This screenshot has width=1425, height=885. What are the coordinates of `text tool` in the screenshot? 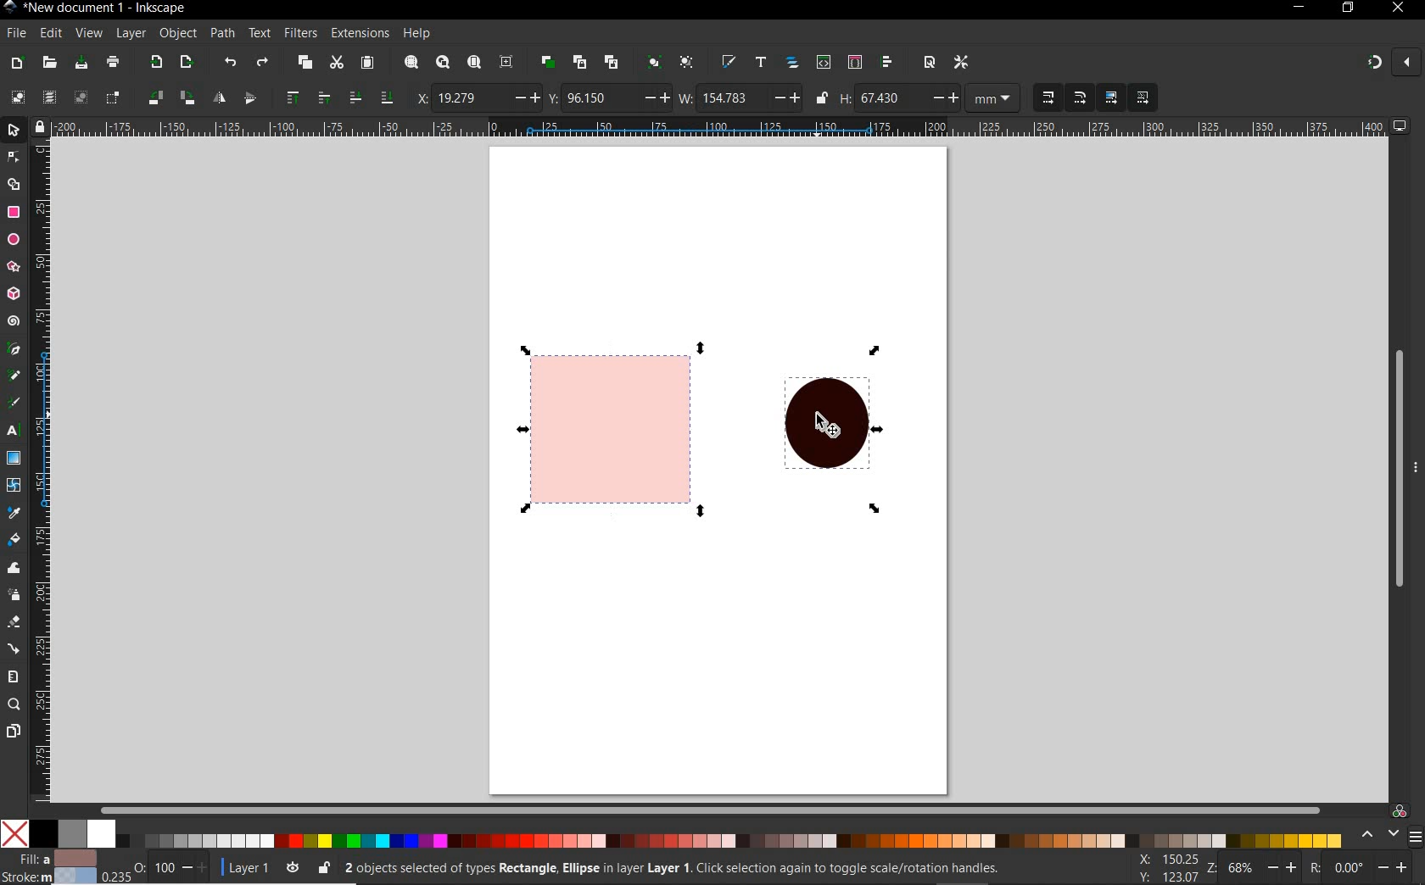 It's located at (11, 431).